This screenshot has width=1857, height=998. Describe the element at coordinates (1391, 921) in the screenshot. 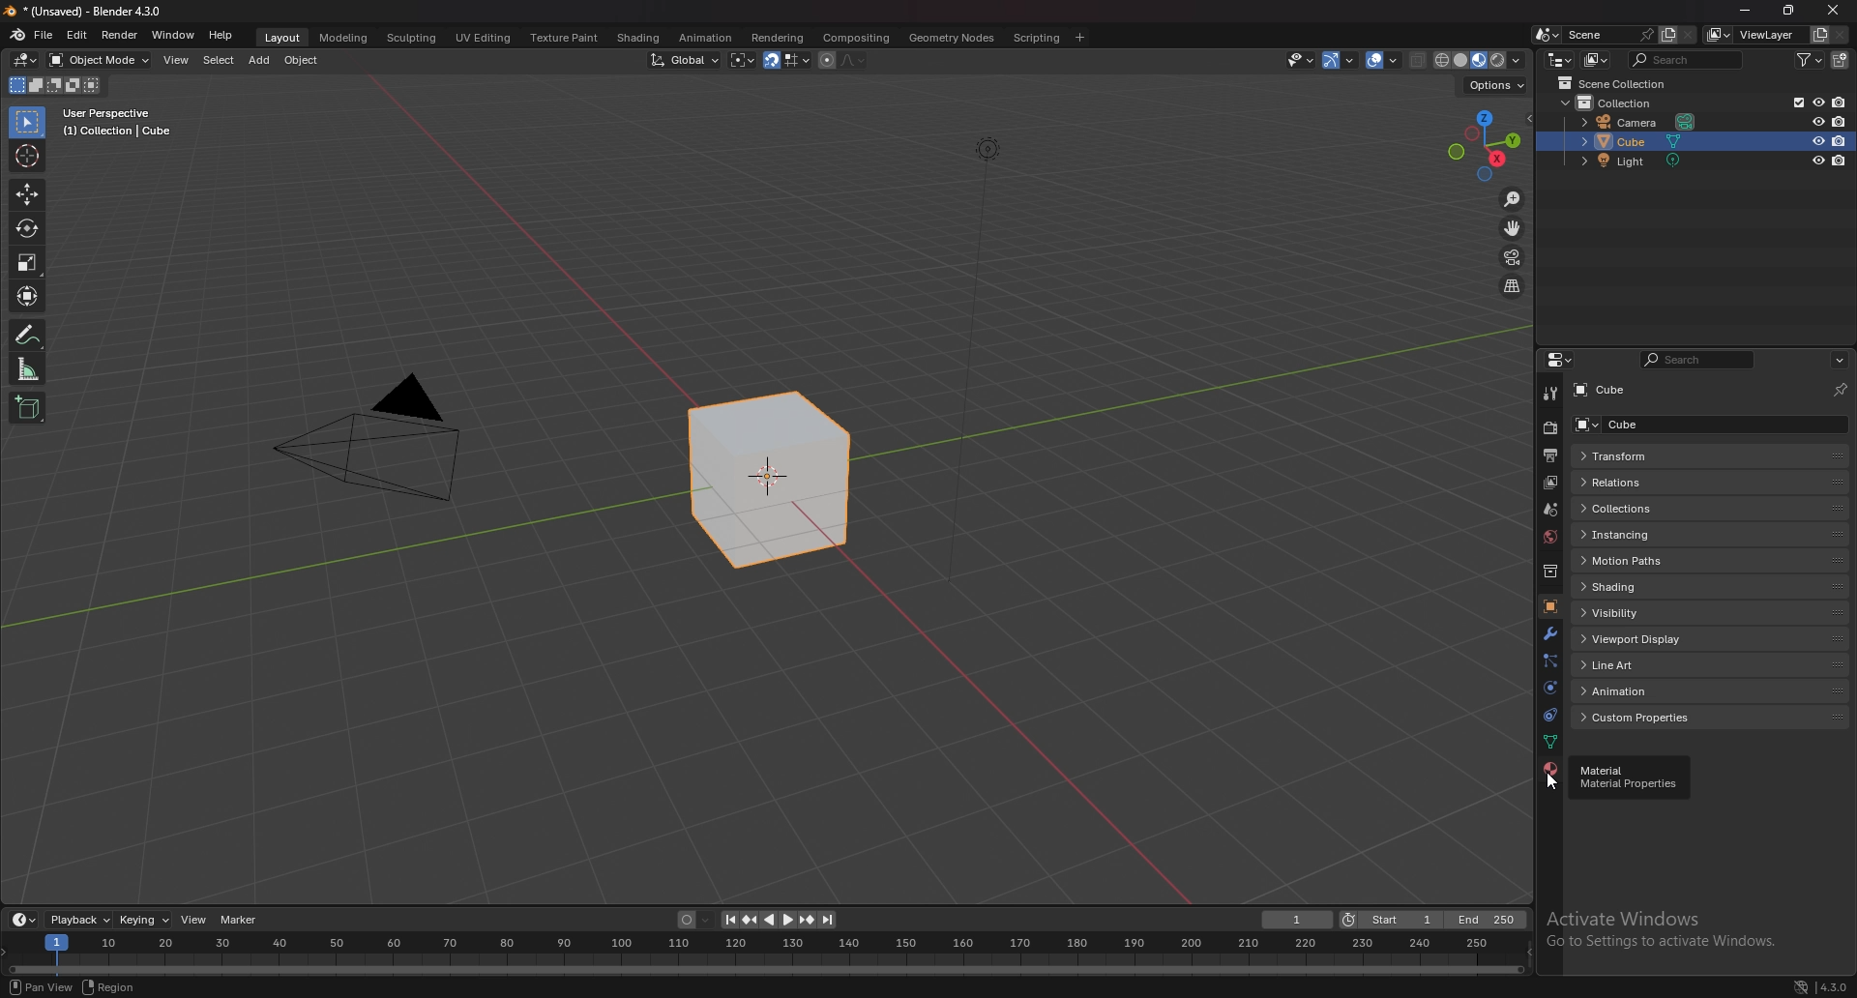

I see `start 1` at that location.